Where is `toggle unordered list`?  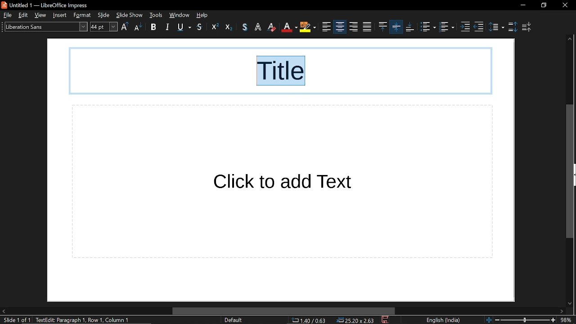 toggle unordered list is located at coordinates (427, 27).